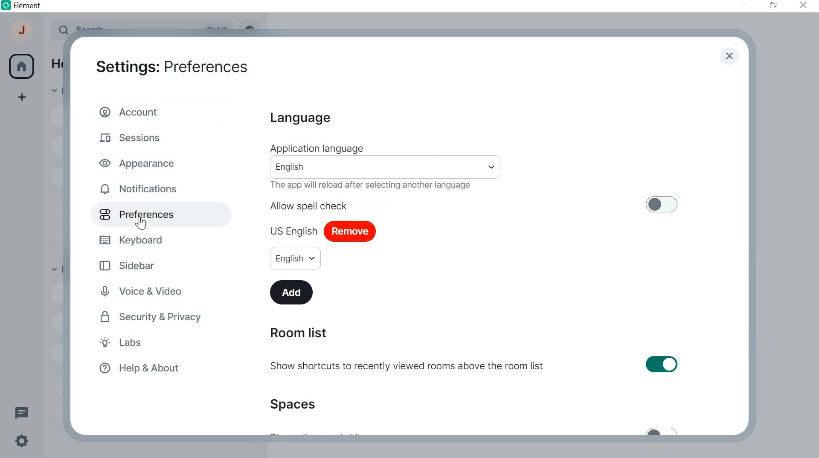  I want to click on Language, so click(299, 119).